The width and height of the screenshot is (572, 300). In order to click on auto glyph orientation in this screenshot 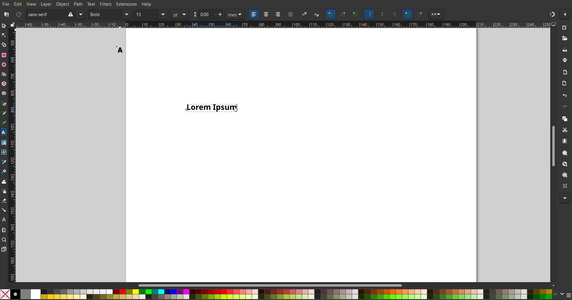, I will do `click(369, 14)`.